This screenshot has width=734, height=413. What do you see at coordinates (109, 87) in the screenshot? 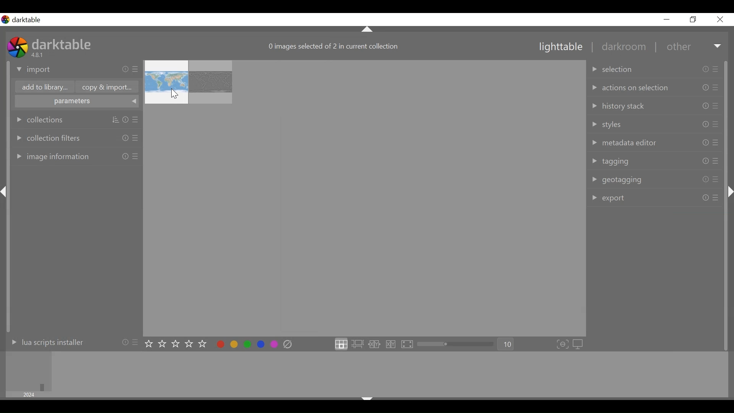
I see `copy  & Import` at bounding box center [109, 87].